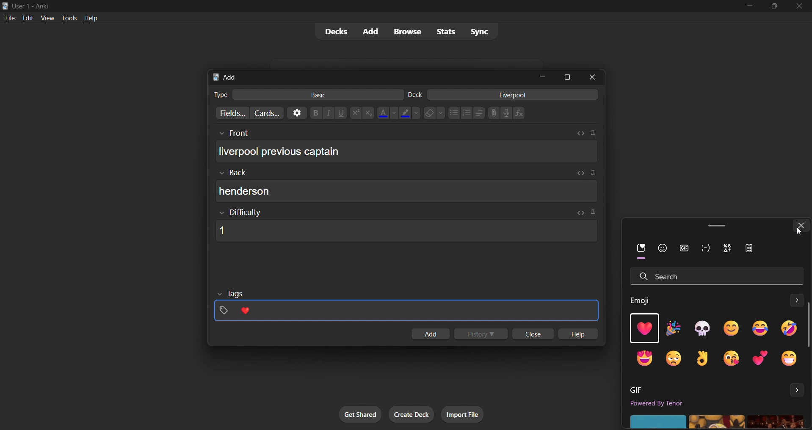  I want to click on Powered by Tenor, so click(671, 404).